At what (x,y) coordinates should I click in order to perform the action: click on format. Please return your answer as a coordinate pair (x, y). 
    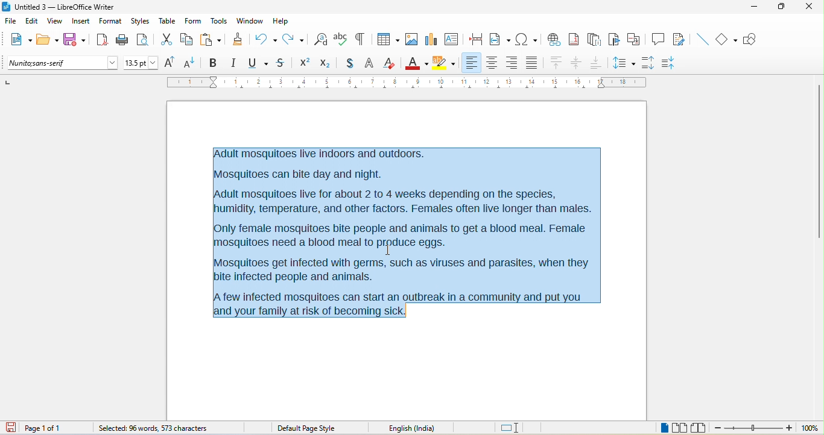
    Looking at the image, I should click on (111, 22).